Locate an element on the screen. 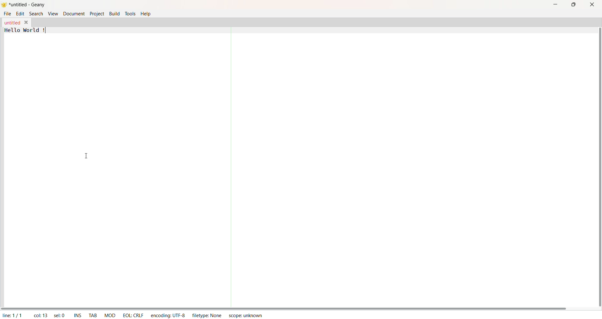  Edit is located at coordinates (20, 14).